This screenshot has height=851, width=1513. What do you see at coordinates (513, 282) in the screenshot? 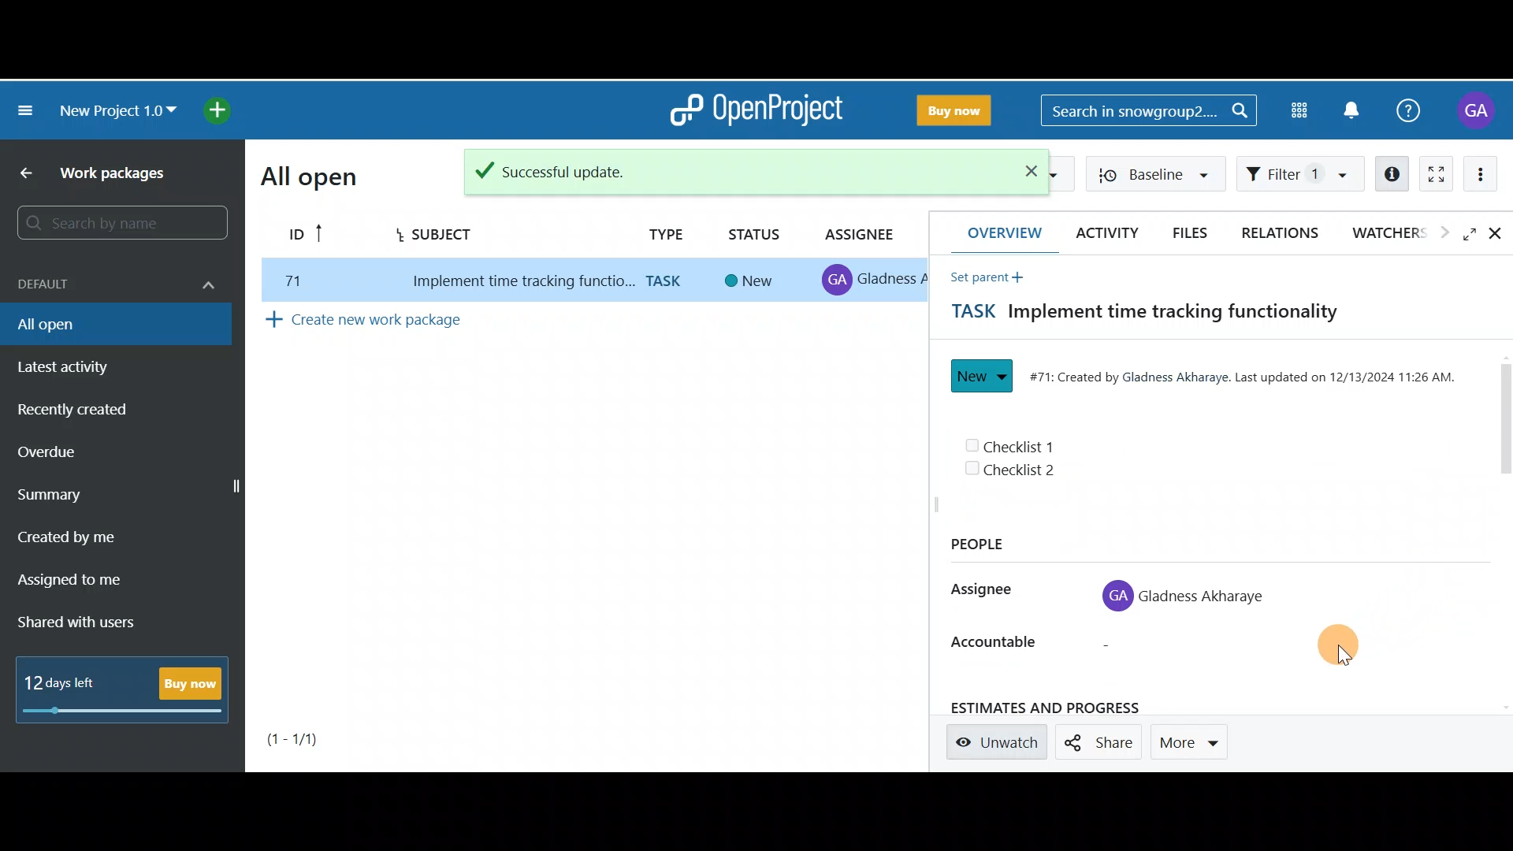
I see `implement time tracking function..` at bounding box center [513, 282].